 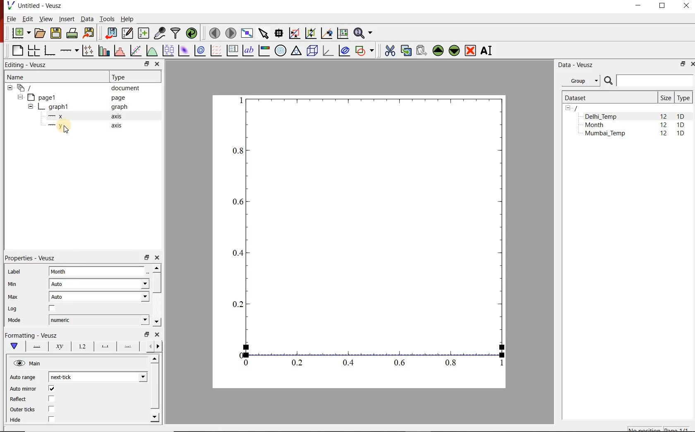 I want to click on numeric, so click(x=99, y=320).